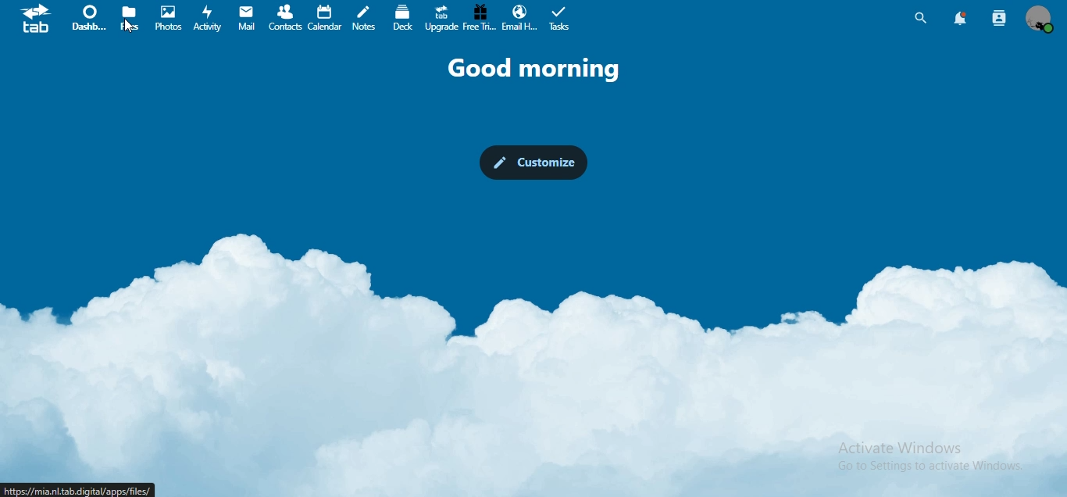 The width and height of the screenshot is (1067, 497). I want to click on free trial, so click(480, 18).